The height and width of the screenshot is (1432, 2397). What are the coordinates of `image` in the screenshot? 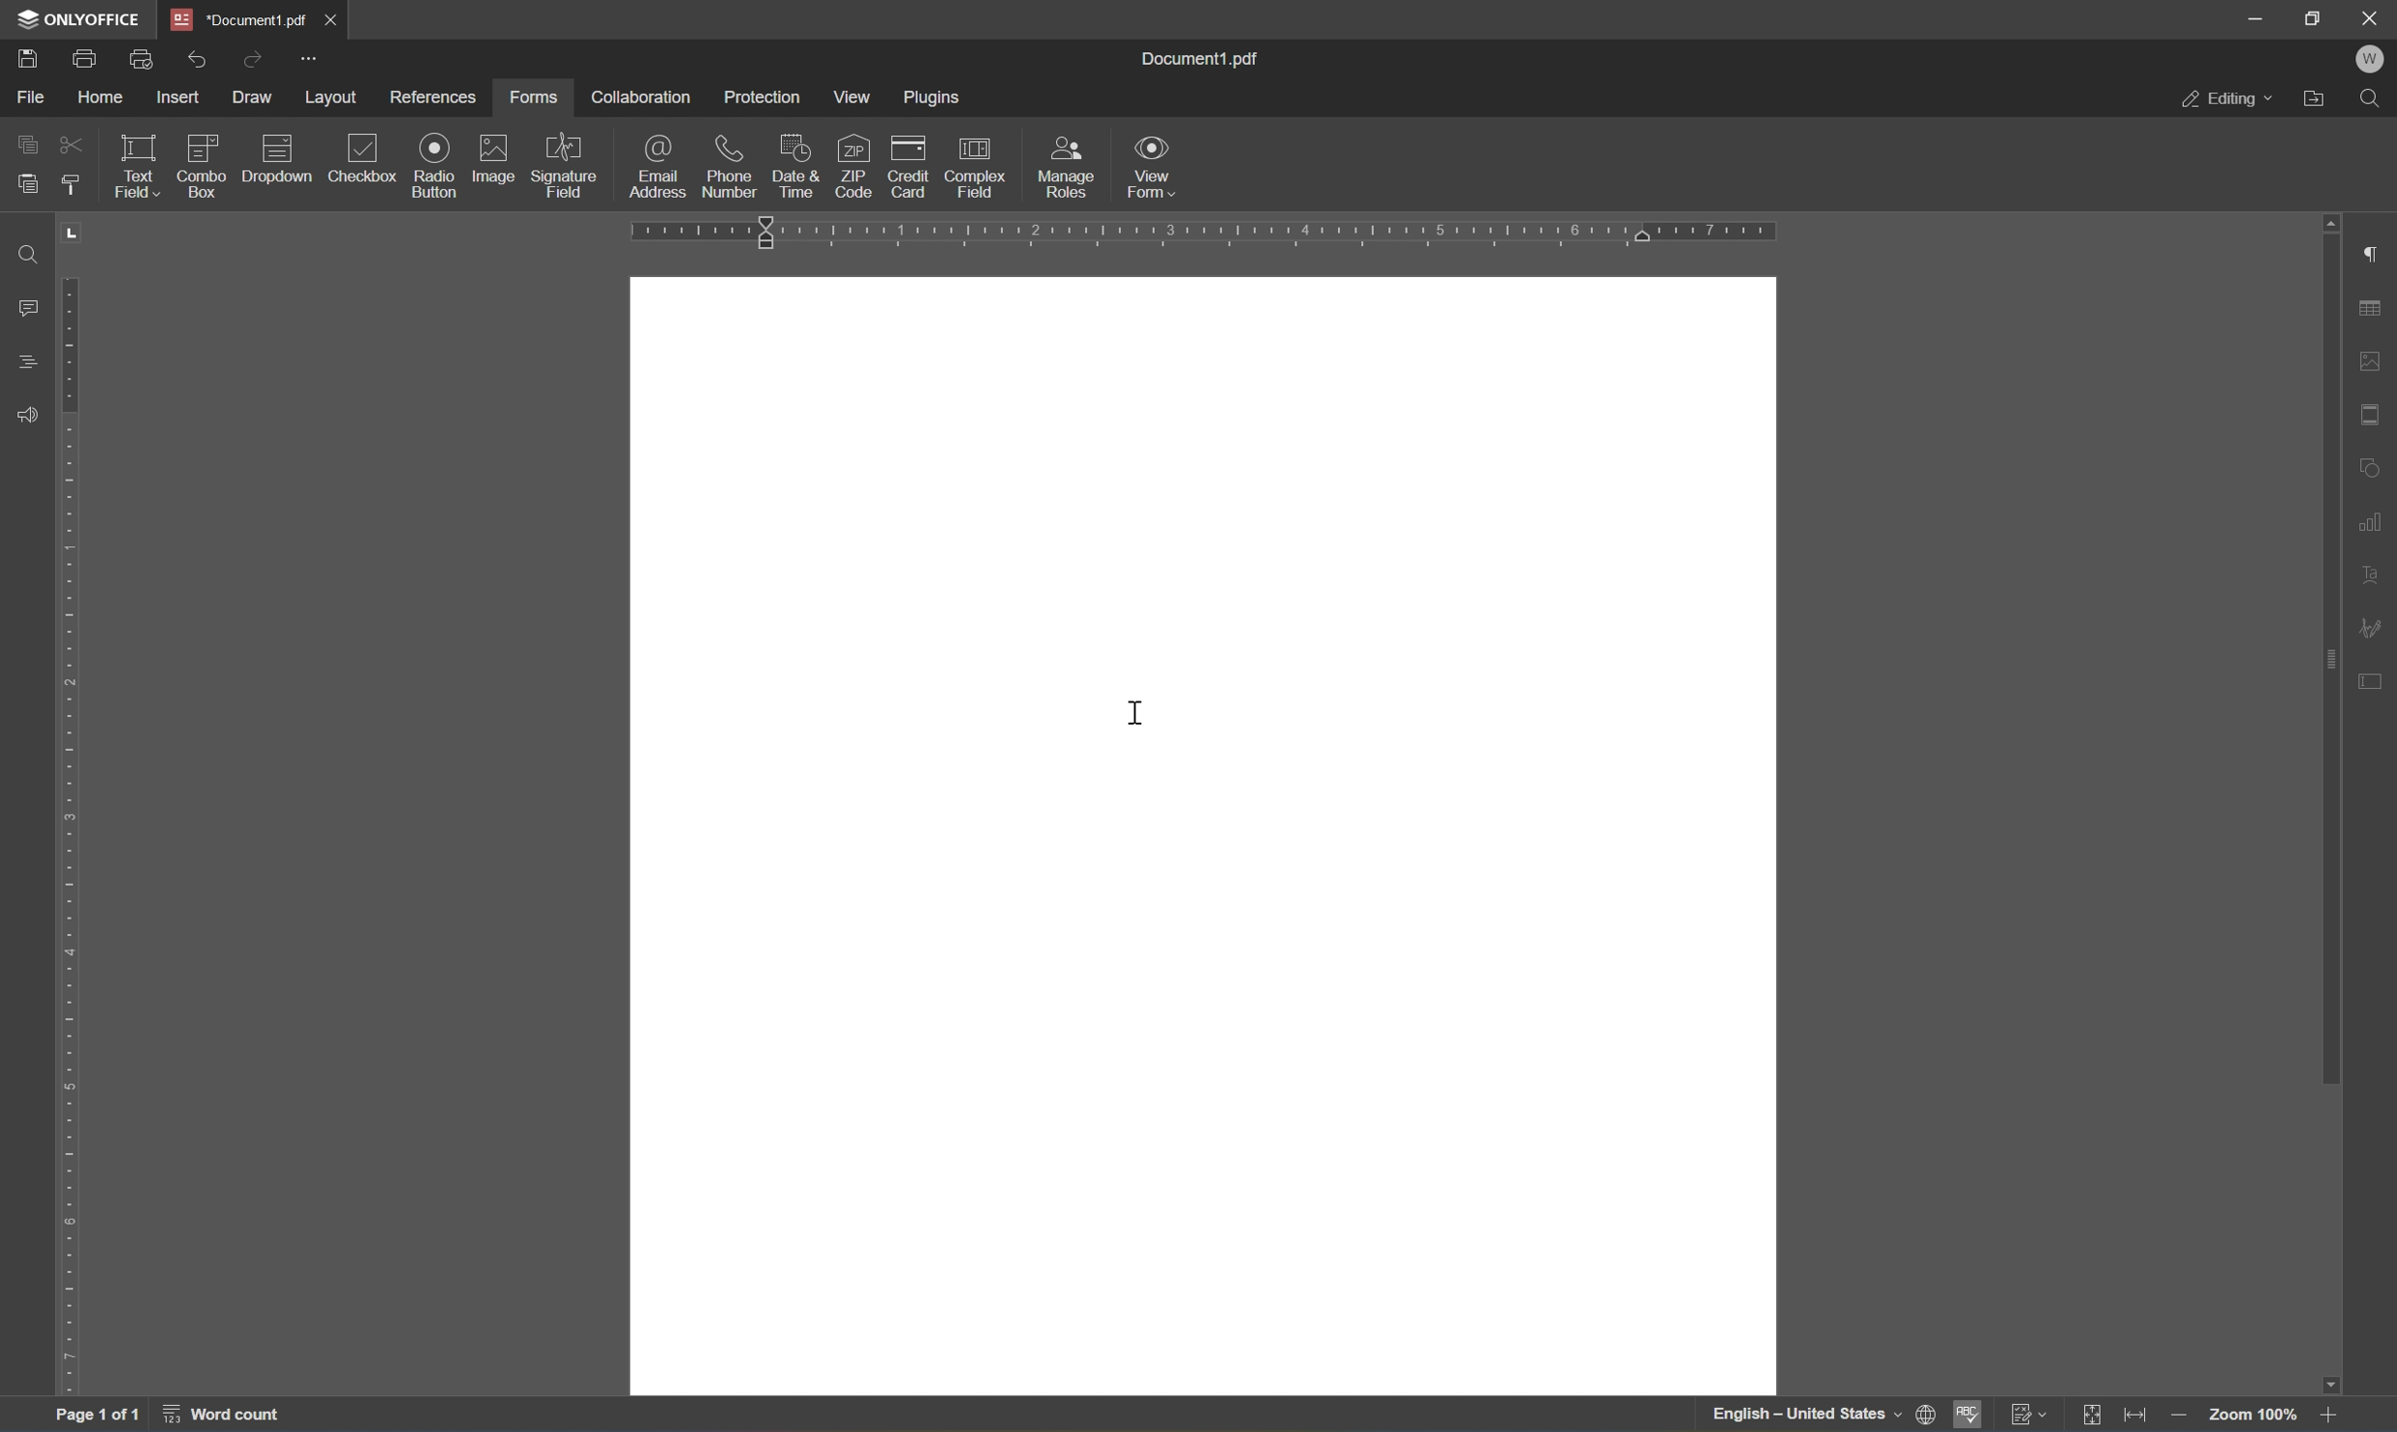 It's located at (493, 166).